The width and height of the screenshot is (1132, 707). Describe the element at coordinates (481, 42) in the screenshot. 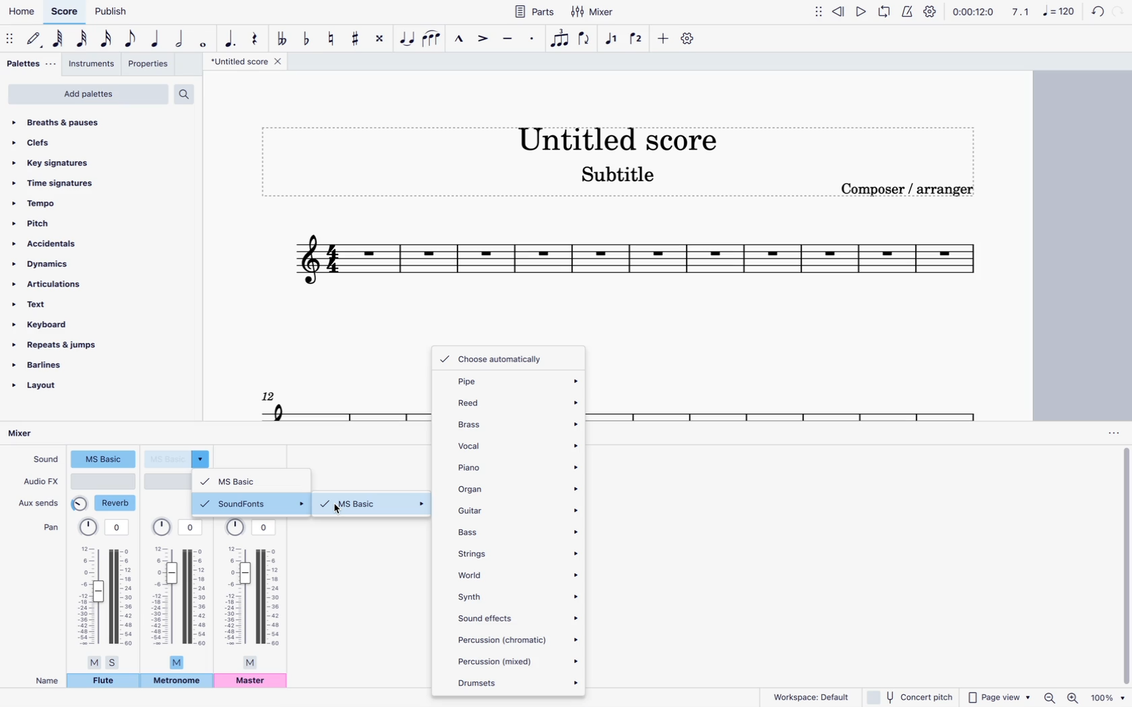

I see `accent` at that location.